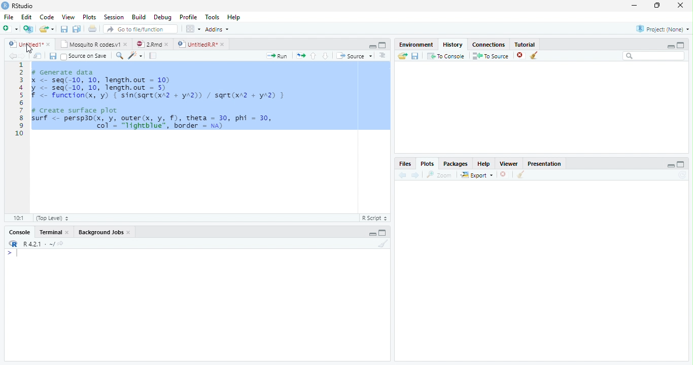 The width and height of the screenshot is (693, 365). Describe the element at coordinates (29, 49) in the screenshot. I see `cursor` at that location.